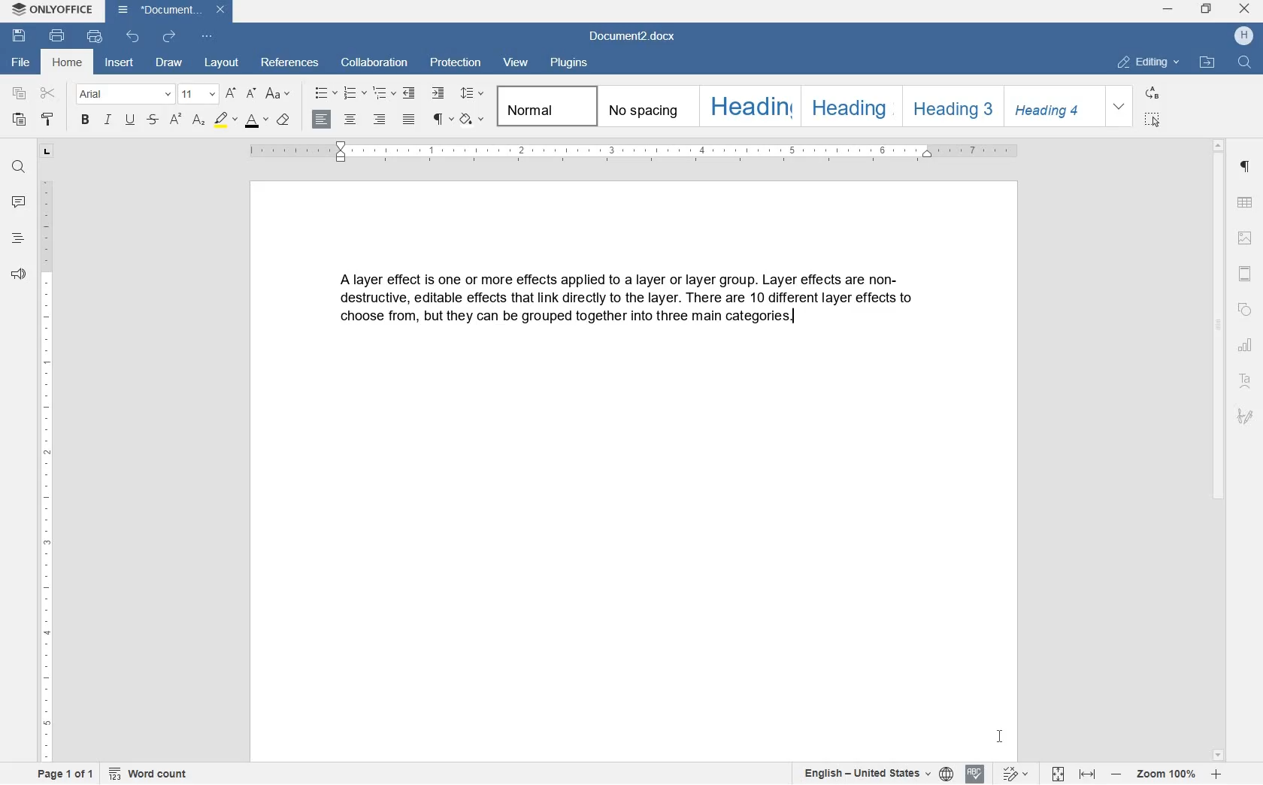  I want to click on SUPERSCRIPT, so click(175, 120).